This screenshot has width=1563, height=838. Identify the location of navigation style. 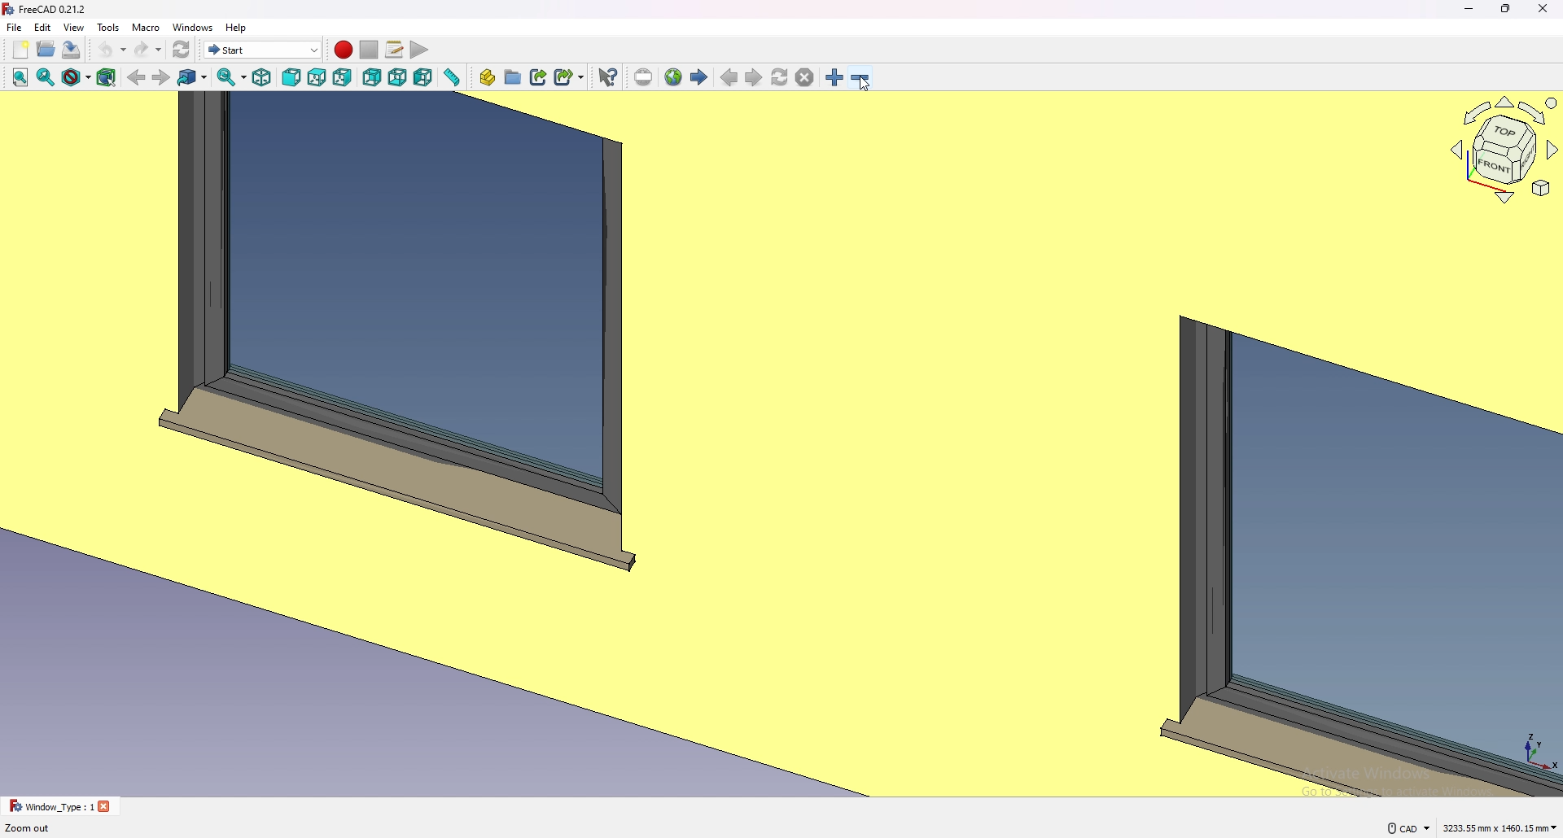
(1408, 828).